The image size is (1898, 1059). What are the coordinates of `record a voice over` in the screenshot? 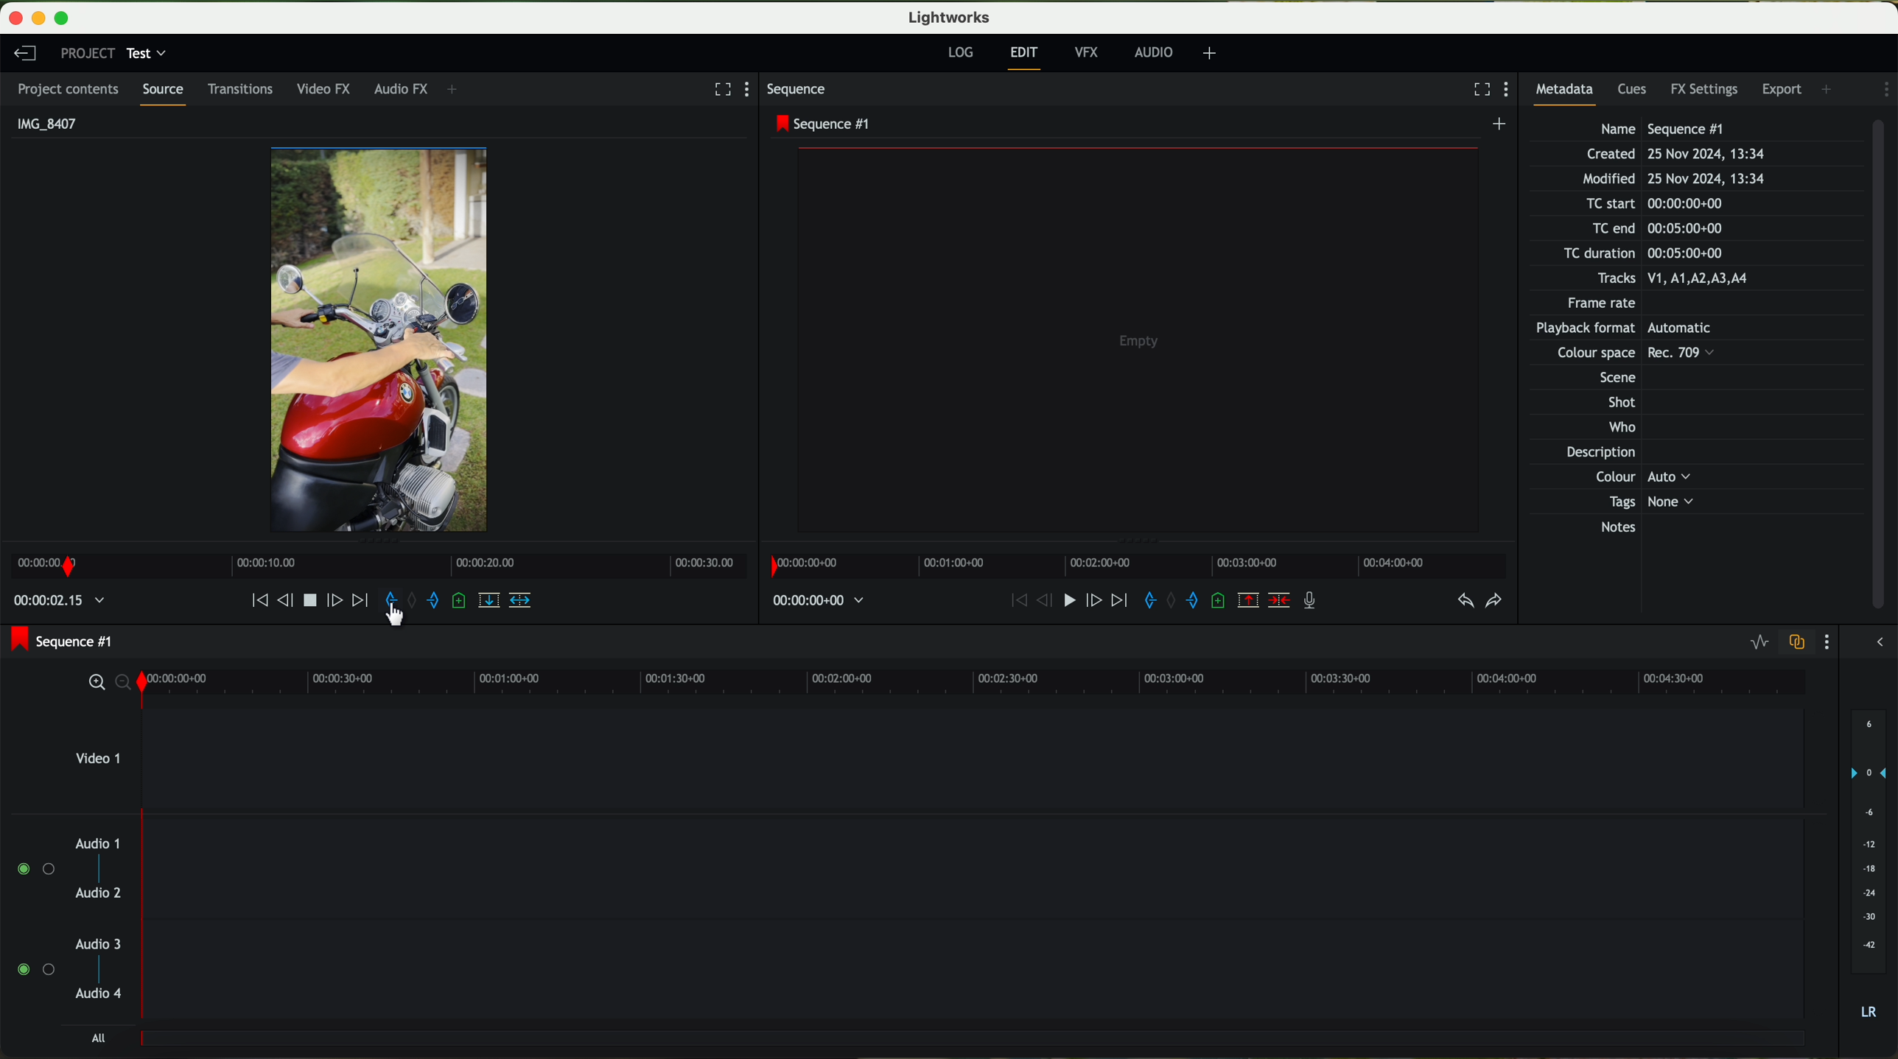 It's located at (1311, 599).